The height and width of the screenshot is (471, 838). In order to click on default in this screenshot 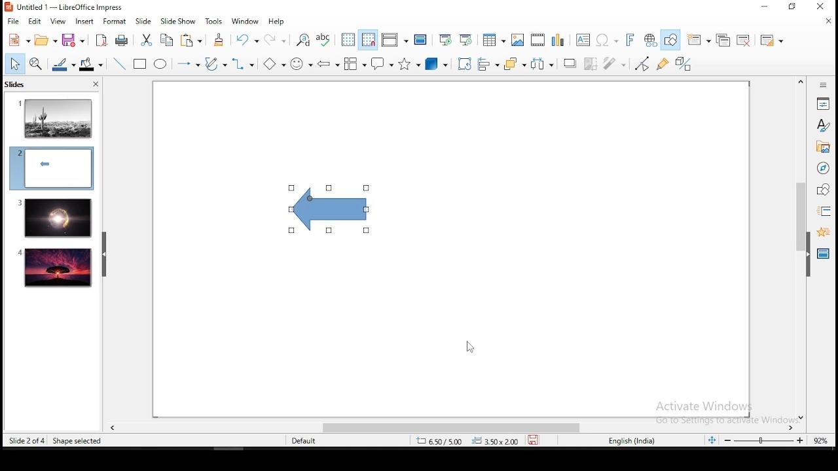, I will do `click(304, 442)`.